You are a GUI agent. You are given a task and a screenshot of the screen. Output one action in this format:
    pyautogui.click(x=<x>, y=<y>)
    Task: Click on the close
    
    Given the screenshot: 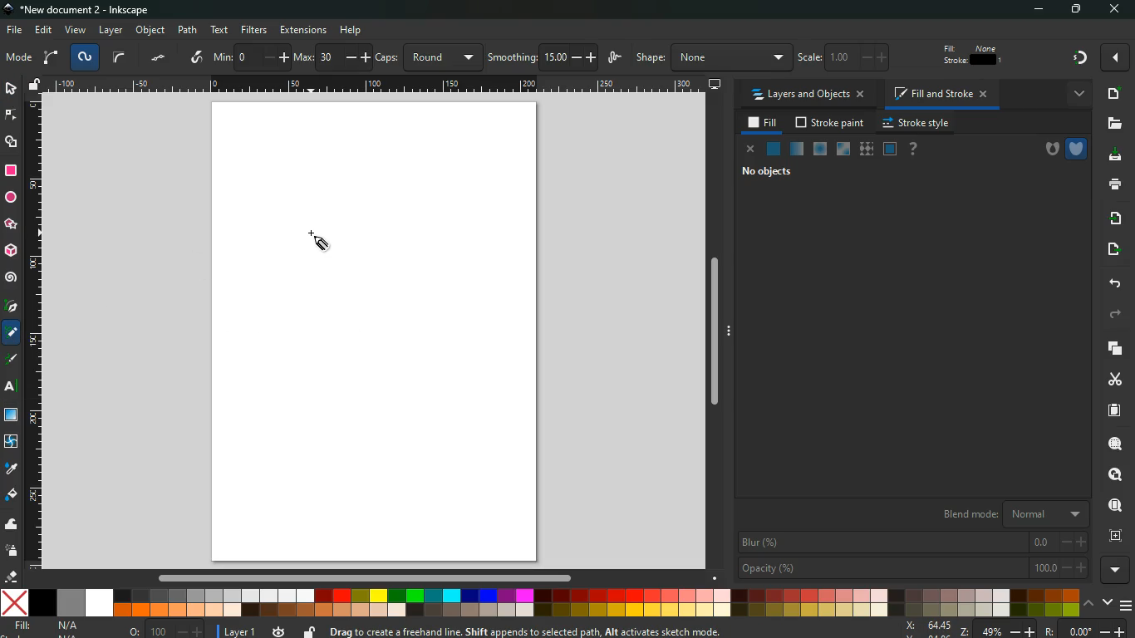 What is the action you would take?
    pyautogui.click(x=1118, y=11)
    